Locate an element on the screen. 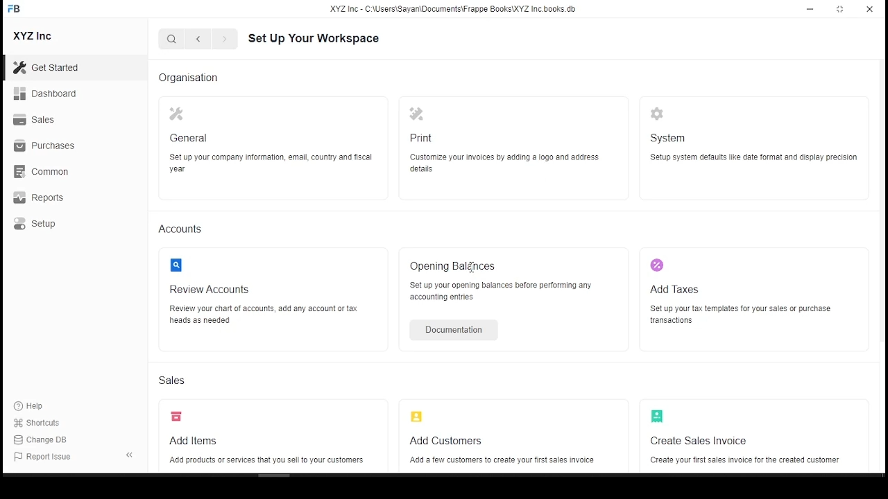  Dashboard is located at coordinates (47, 95).